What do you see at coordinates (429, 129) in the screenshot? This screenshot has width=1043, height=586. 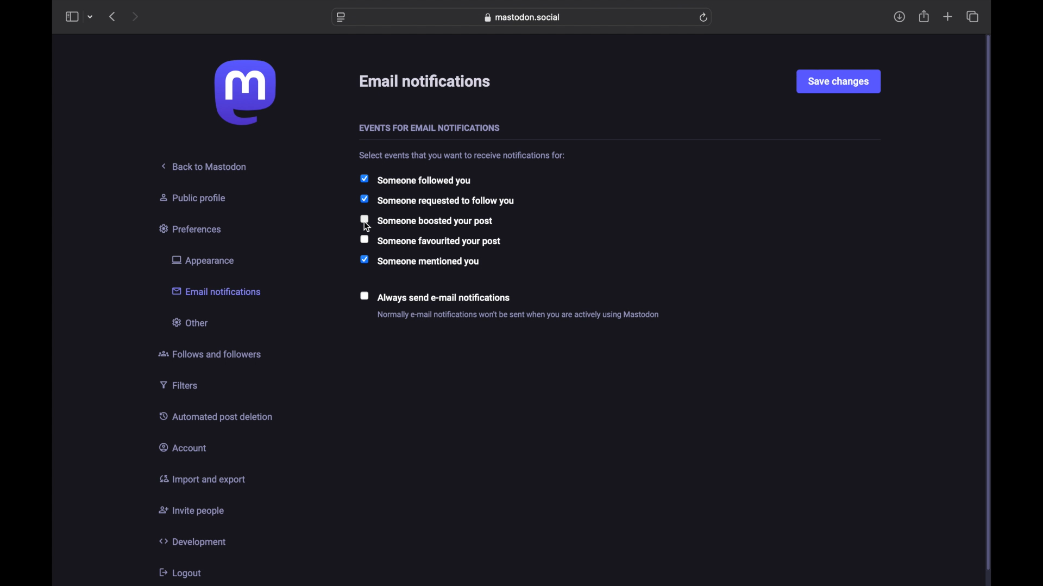 I see `events for  email notifications` at bounding box center [429, 129].